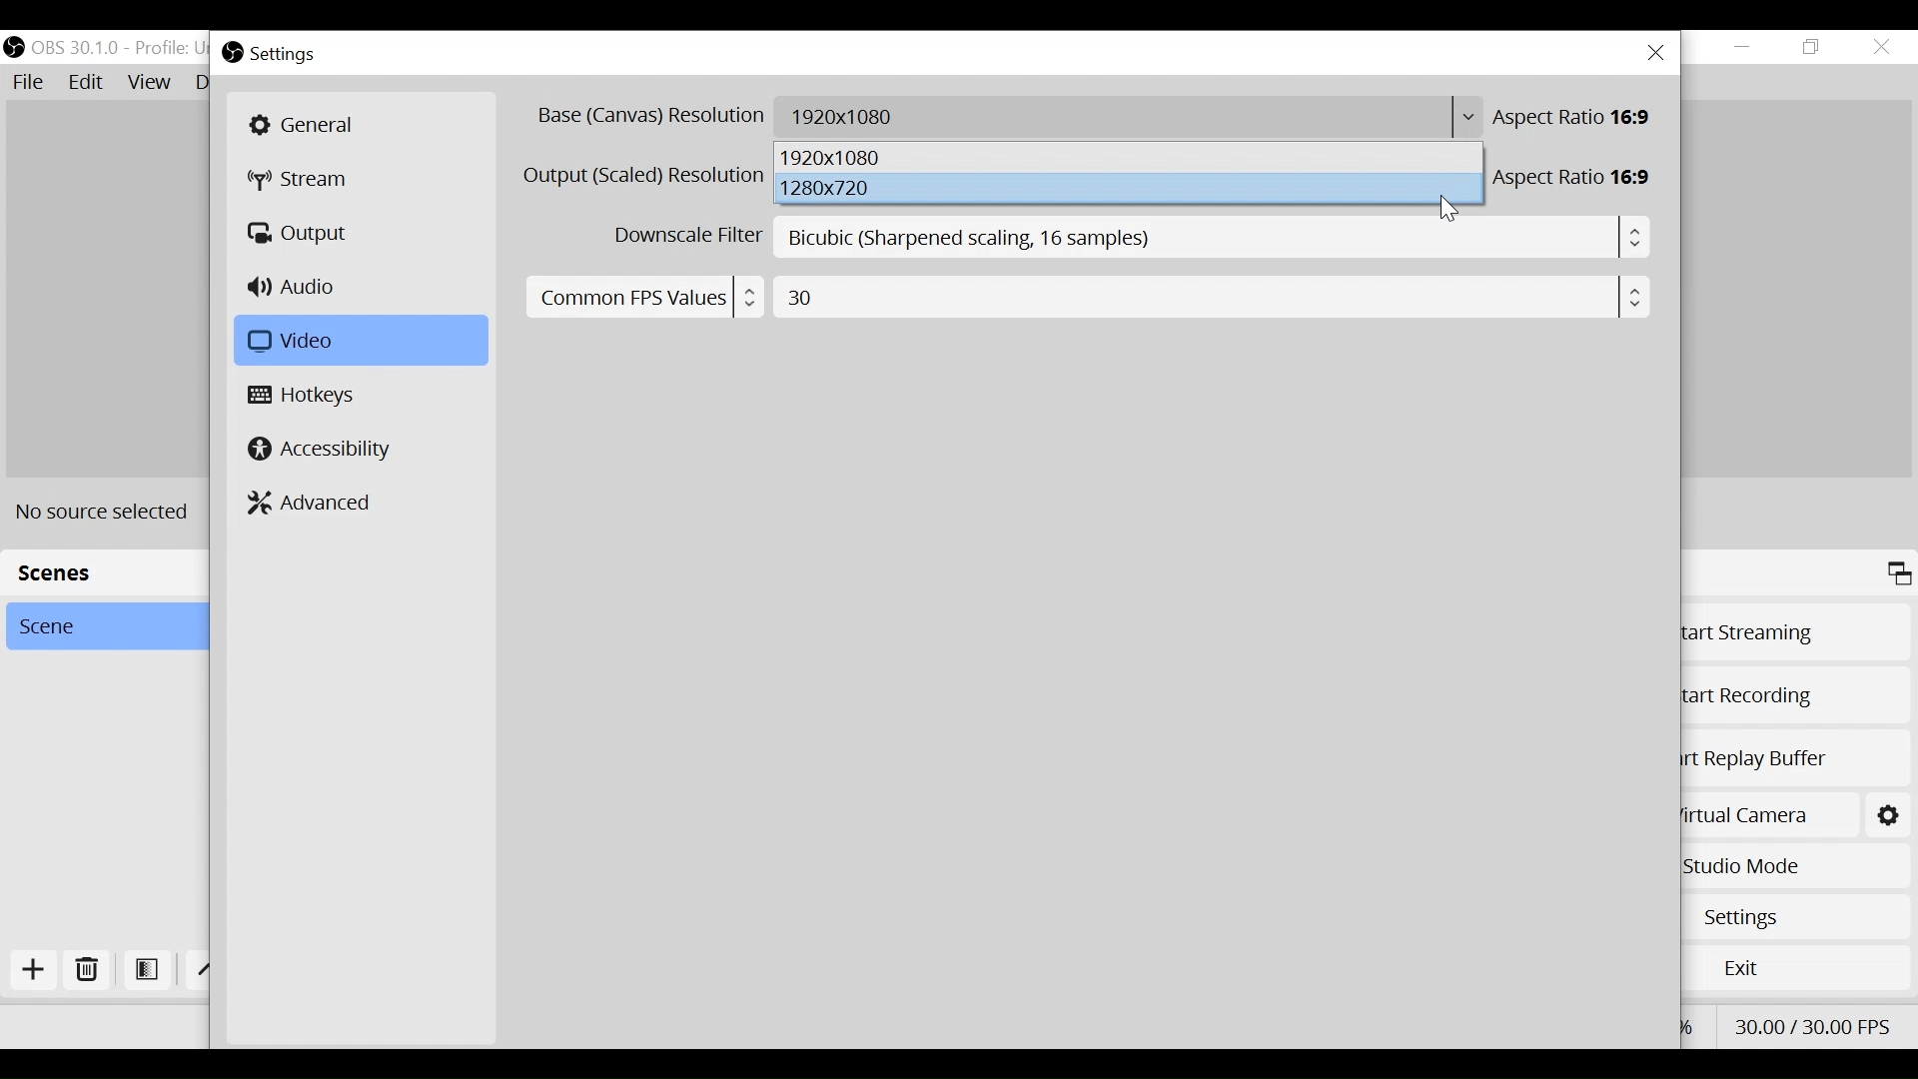 The image size is (1918, 1079). What do you see at coordinates (321, 448) in the screenshot?
I see `Accessibility` at bounding box center [321, 448].